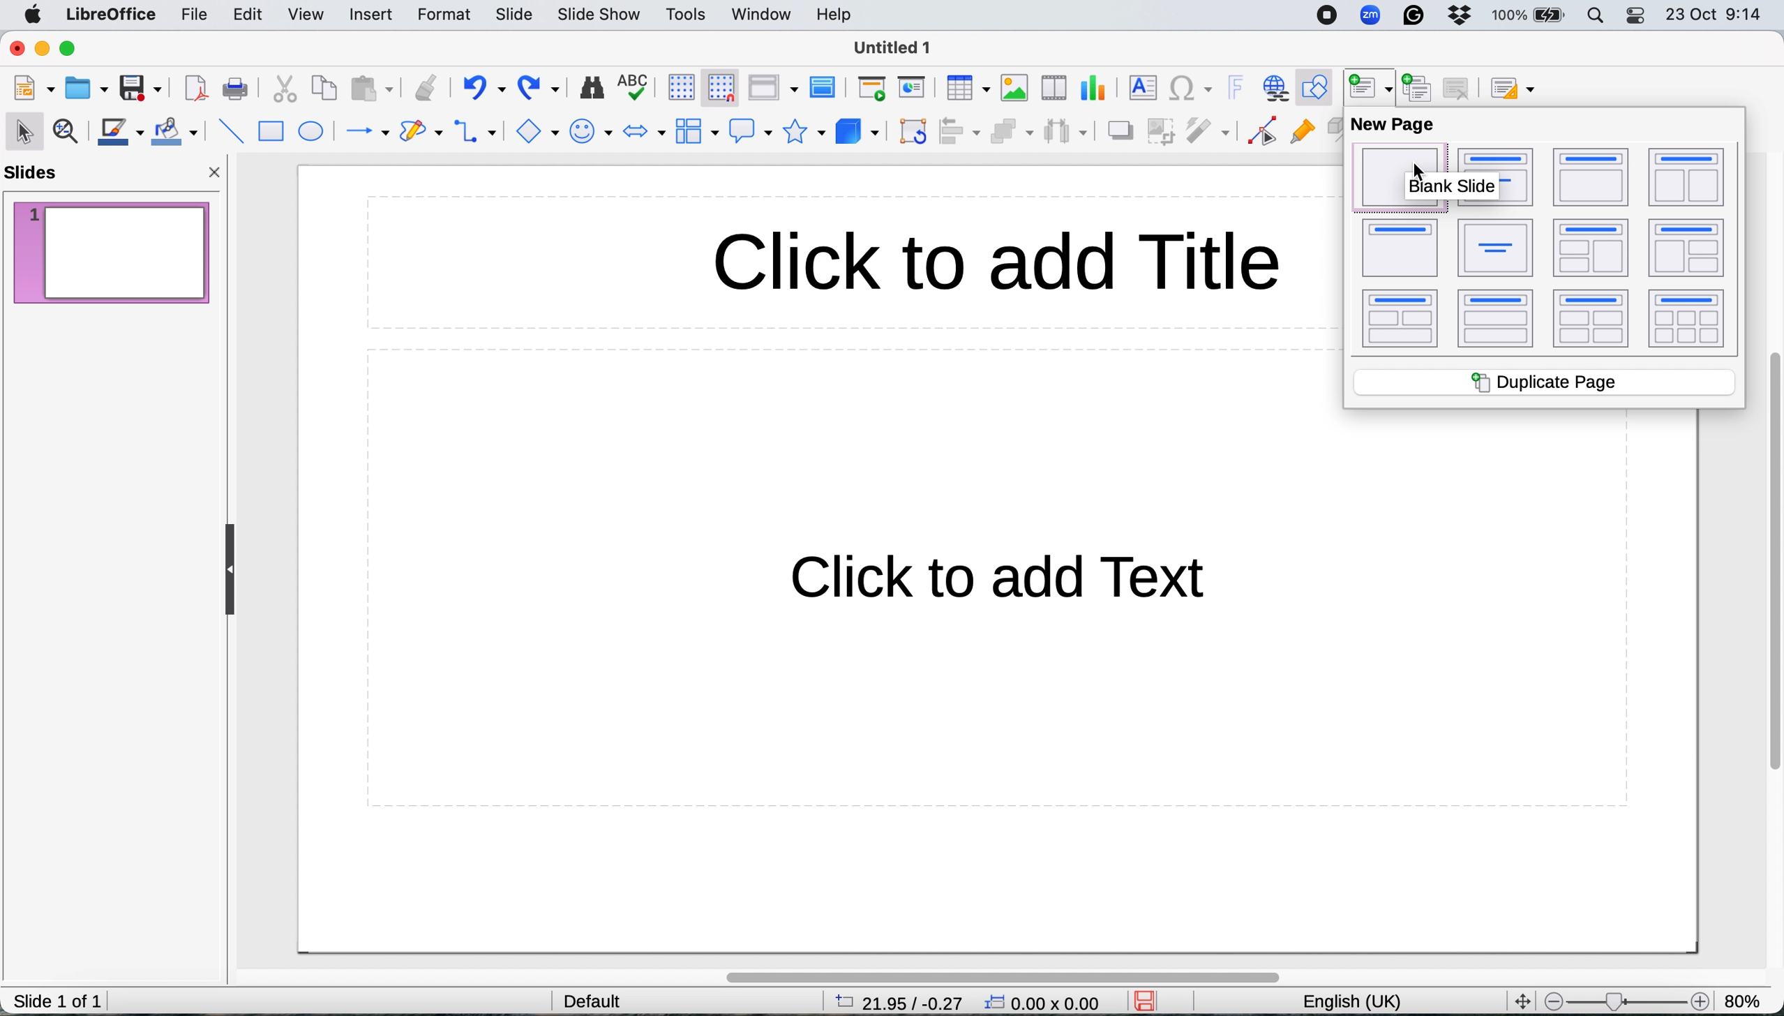  What do you see at coordinates (1206, 130) in the screenshot?
I see `filter` at bounding box center [1206, 130].